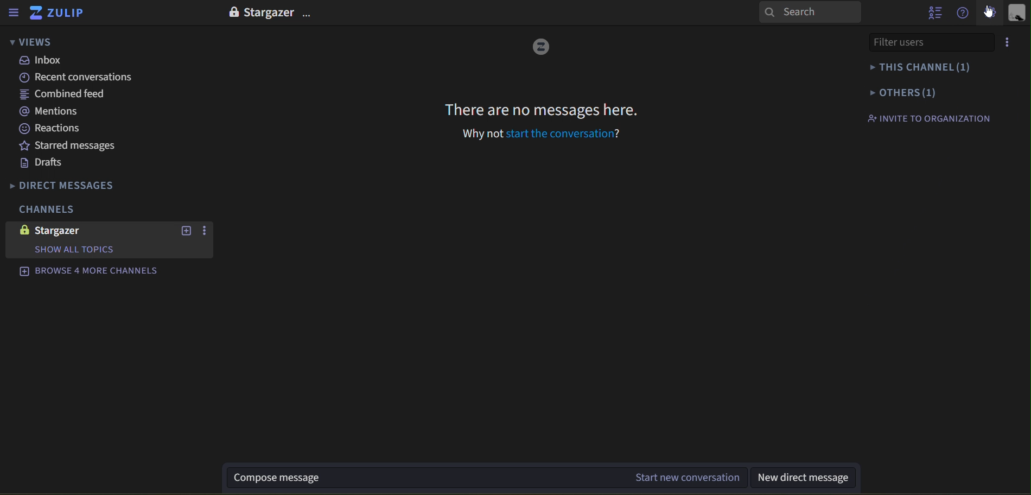  I want to click on new direct message, so click(810, 478).